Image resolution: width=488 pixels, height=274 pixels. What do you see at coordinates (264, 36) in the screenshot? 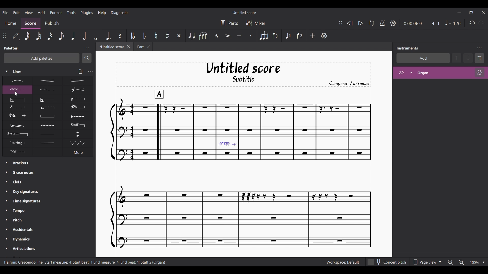
I see `Tuplet` at bounding box center [264, 36].